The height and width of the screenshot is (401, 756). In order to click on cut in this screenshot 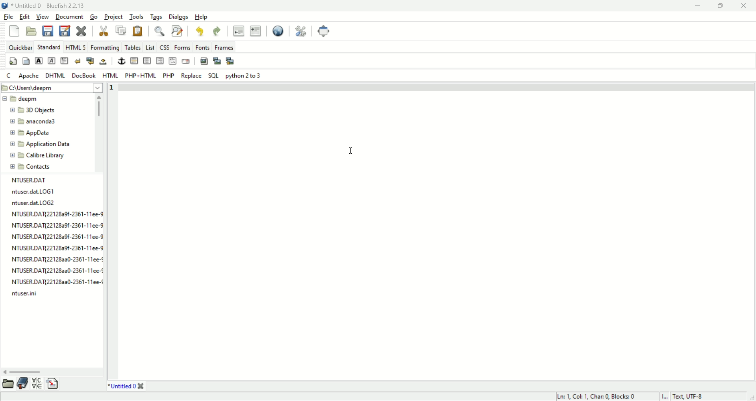, I will do `click(103, 31)`.